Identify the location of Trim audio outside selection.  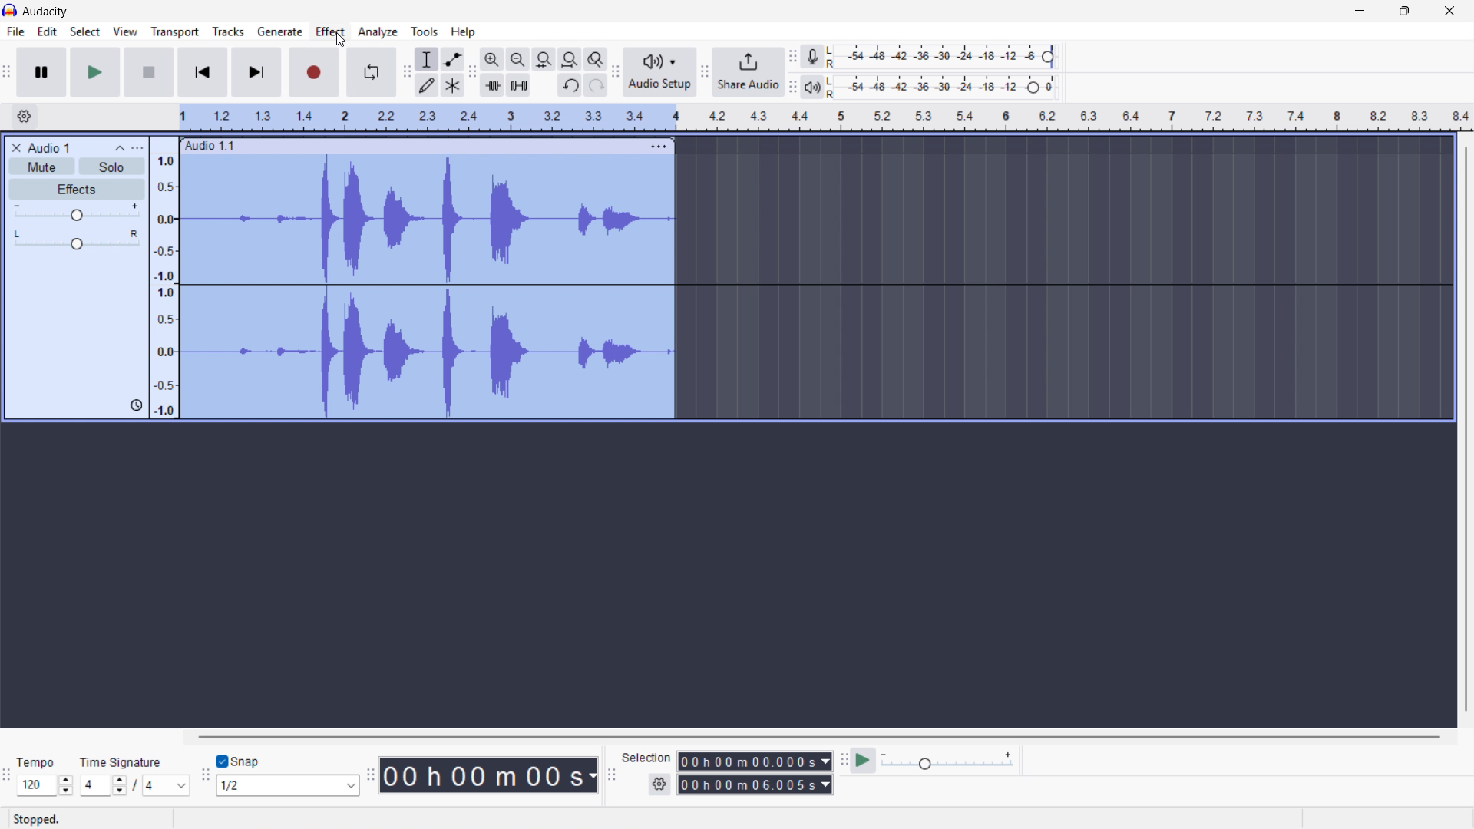
(492, 84).